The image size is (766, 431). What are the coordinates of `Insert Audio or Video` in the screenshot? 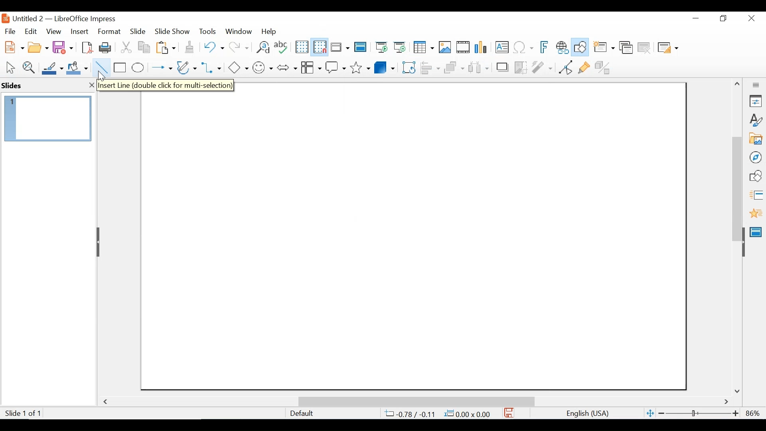 It's located at (463, 48).